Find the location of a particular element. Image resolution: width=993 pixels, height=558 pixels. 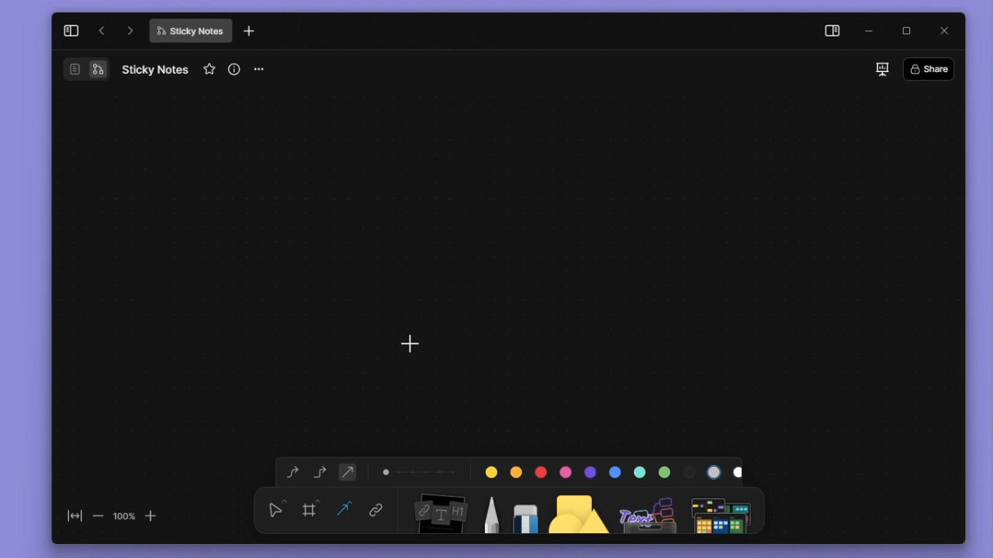

fit to screen is located at coordinates (70, 519).